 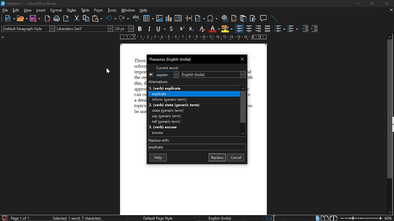 What do you see at coordinates (280, 29) in the screenshot?
I see `toggle ordered list` at bounding box center [280, 29].